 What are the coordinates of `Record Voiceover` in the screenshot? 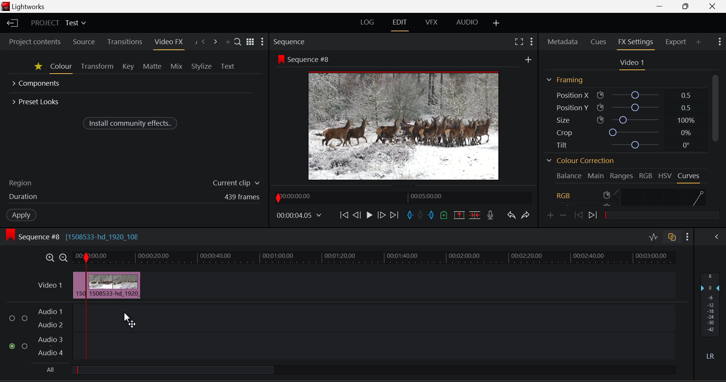 It's located at (490, 216).